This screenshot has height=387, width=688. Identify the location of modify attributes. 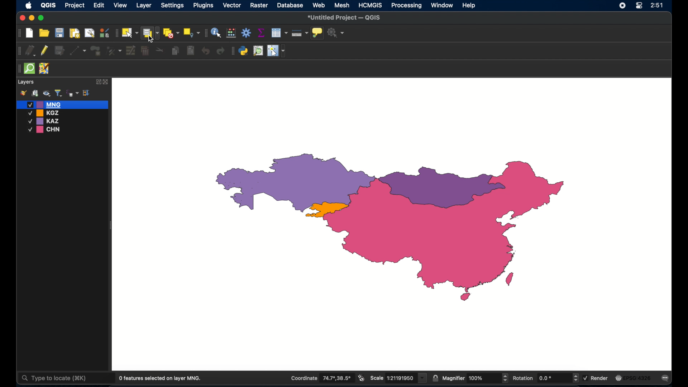
(131, 51).